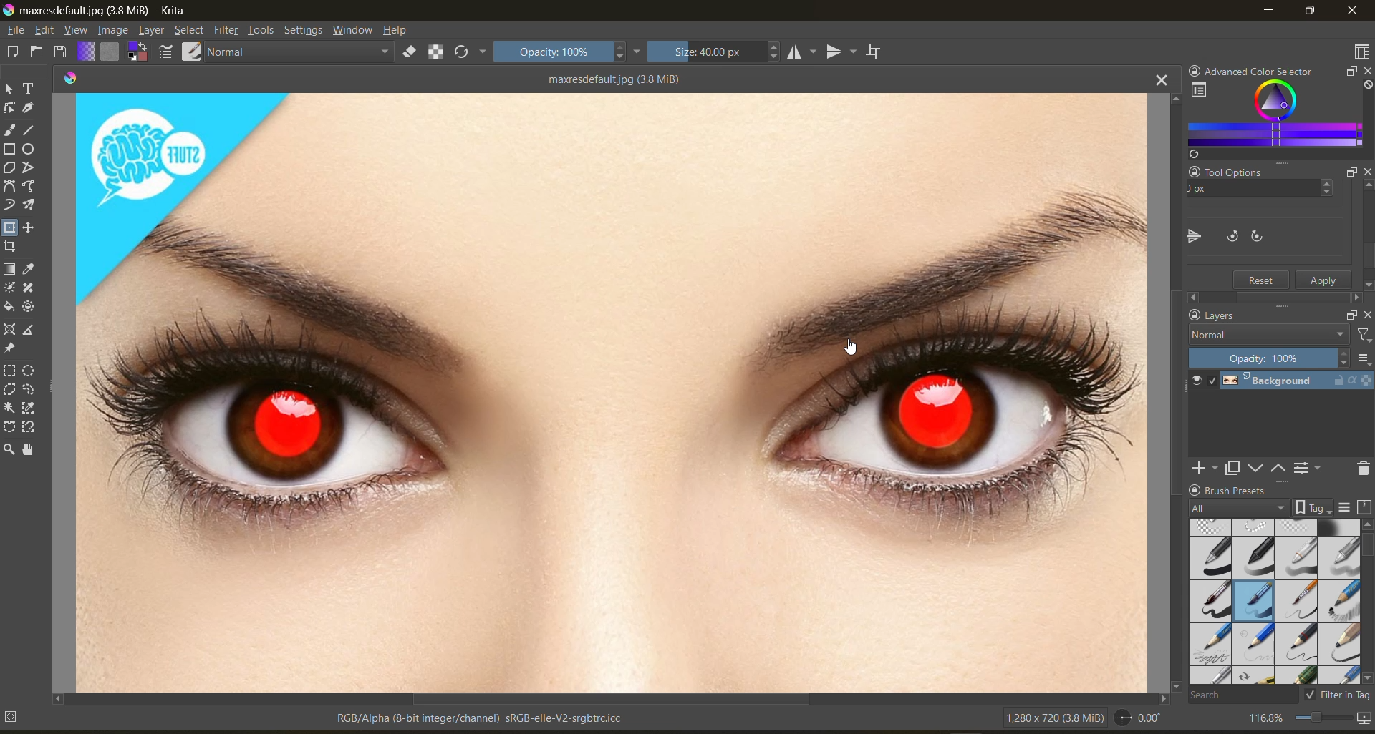 This screenshot has height=734, width=1375. I want to click on tool, so click(9, 108).